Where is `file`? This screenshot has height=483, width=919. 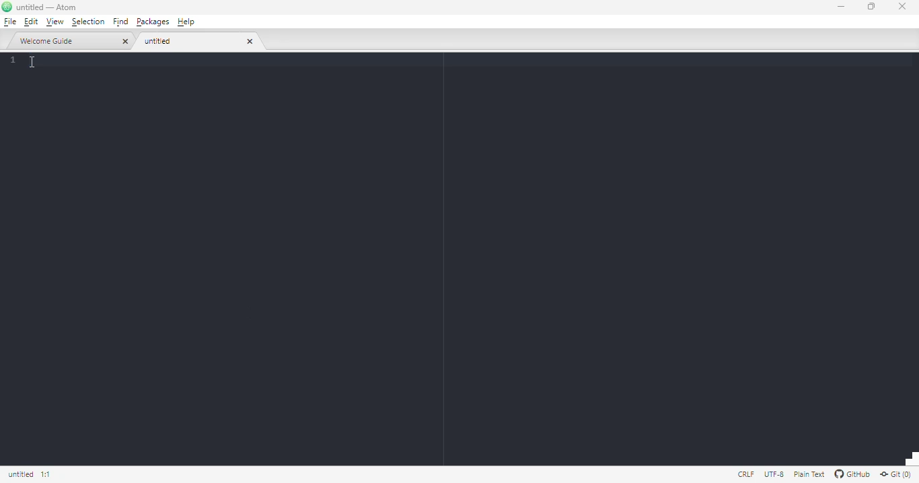 file is located at coordinates (9, 22).